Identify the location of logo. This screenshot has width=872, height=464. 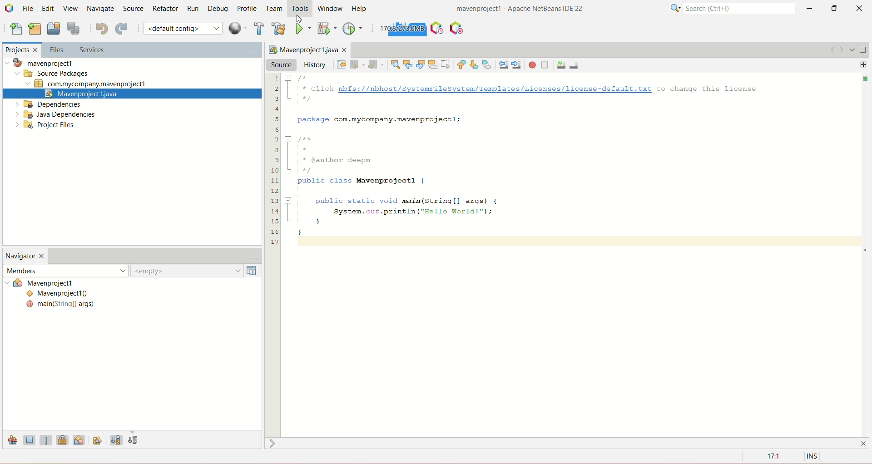
(10, 9).